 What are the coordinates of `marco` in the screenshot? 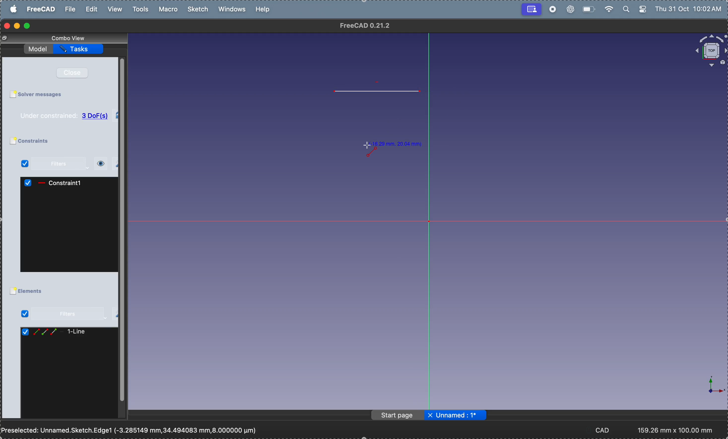 It's located at (170, 9).